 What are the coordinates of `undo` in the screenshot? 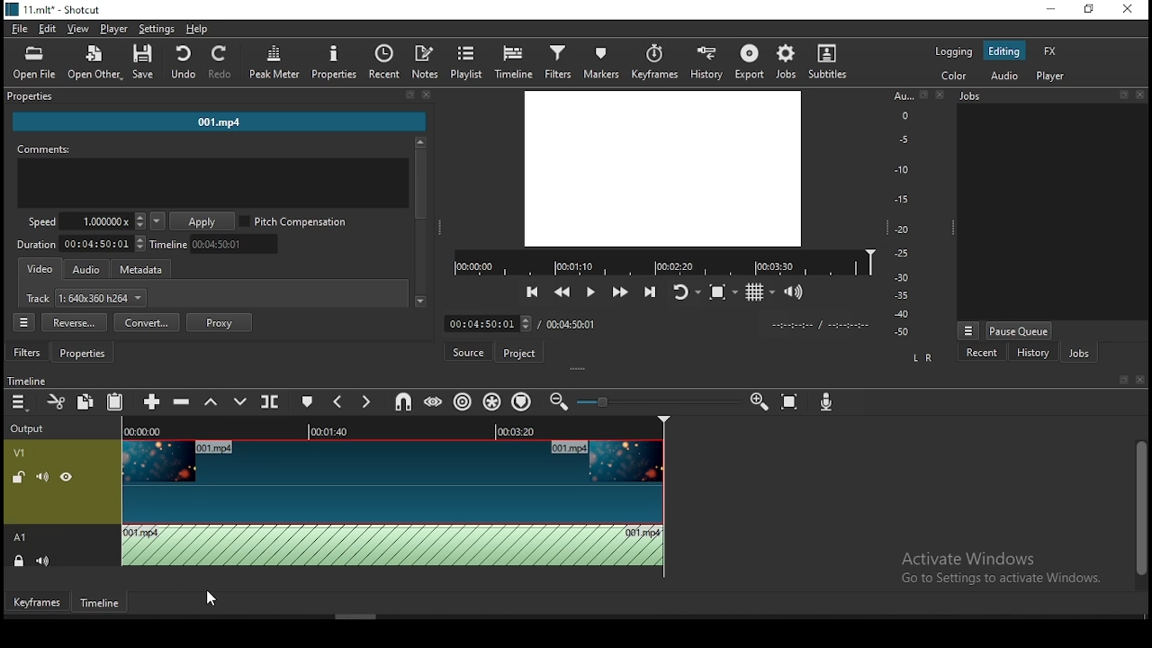 It's located at (184, 63).